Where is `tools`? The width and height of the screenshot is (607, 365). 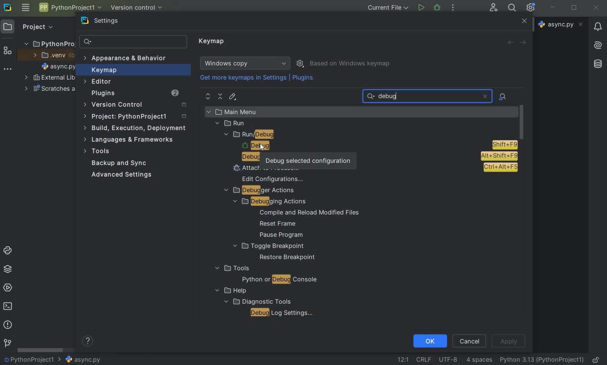
tools is located at coordinates (231, 268).